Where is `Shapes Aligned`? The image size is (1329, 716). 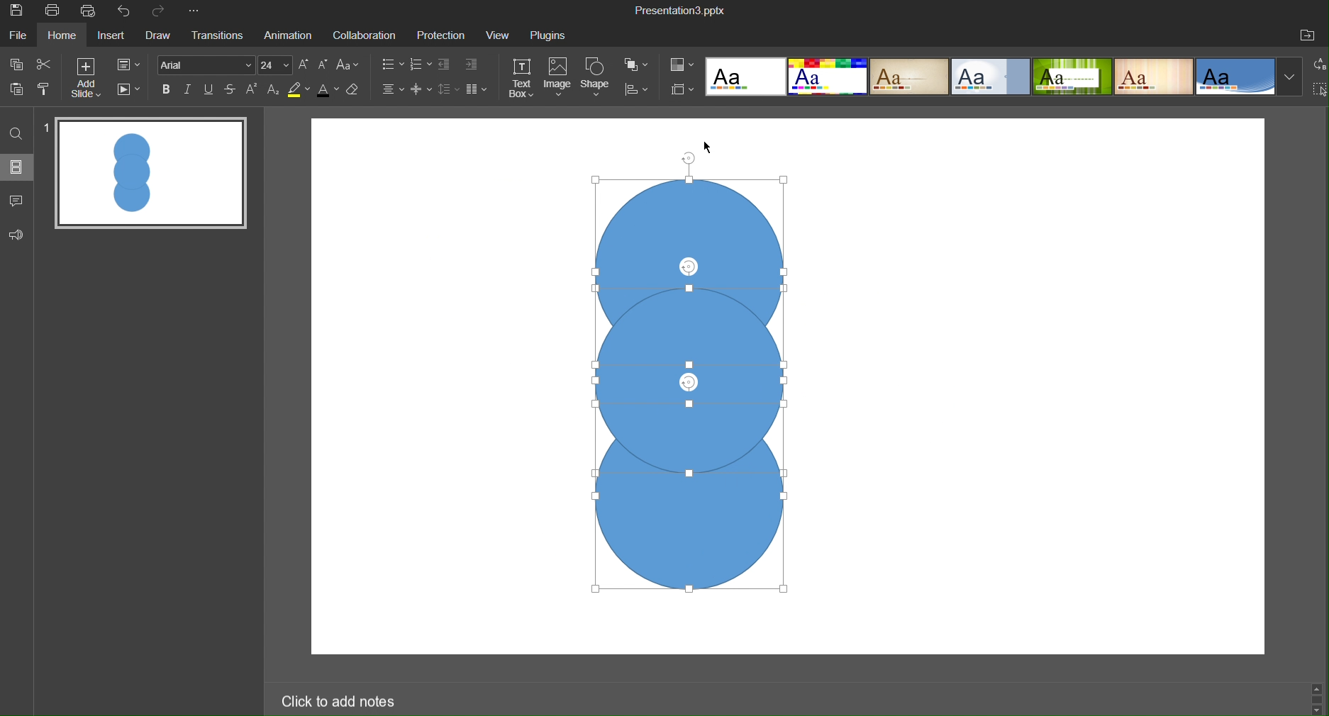 Shapes Aligned is located at coordinates (679, 380).